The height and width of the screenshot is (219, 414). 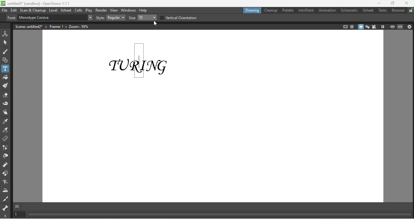 I want to click on Tasks, so click(x=382, y=11).